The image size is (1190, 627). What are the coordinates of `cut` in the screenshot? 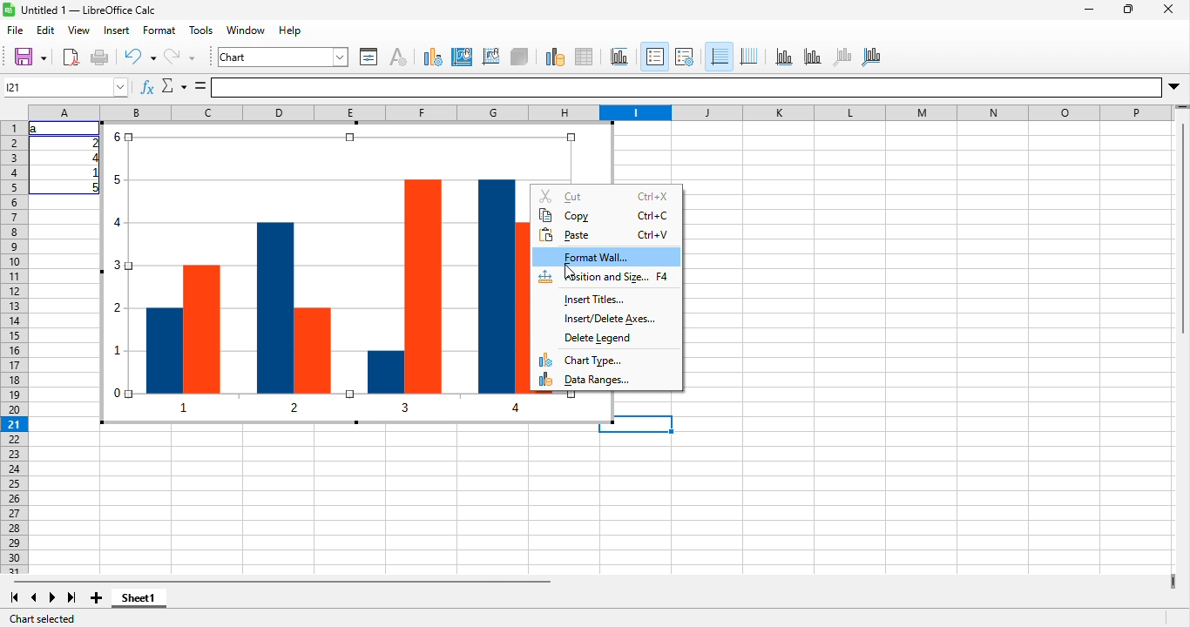 It's located at (606, 196).